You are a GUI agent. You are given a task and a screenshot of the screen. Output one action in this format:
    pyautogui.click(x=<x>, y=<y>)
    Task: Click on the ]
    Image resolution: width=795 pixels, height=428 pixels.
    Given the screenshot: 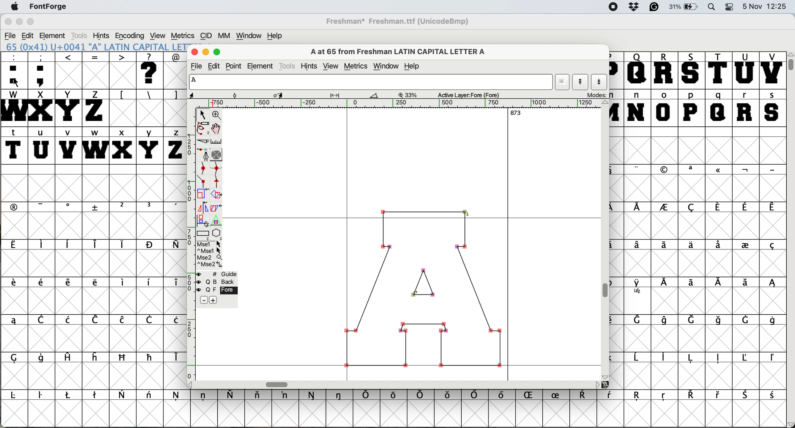 What is the action you would take?
    pyautogui.click(x=175, y=95)
    